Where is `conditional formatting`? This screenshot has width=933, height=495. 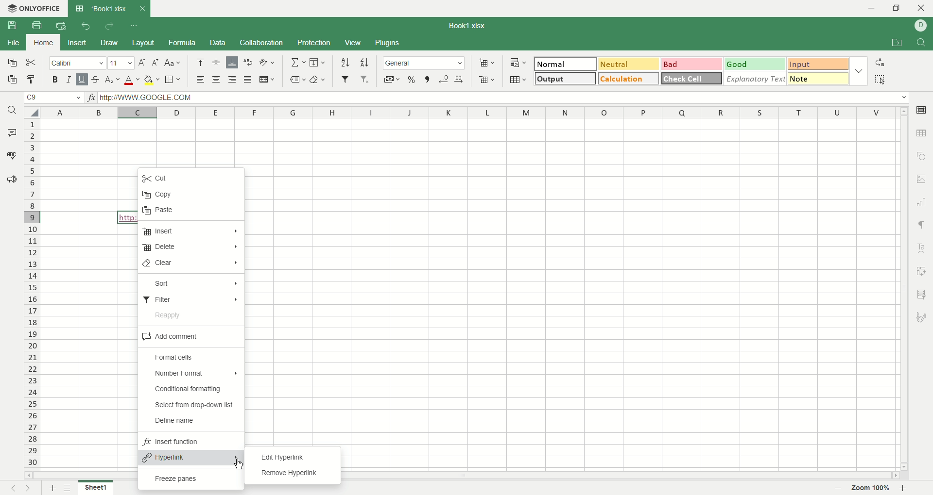
conditional formatting is located at coordinates (518, 62).